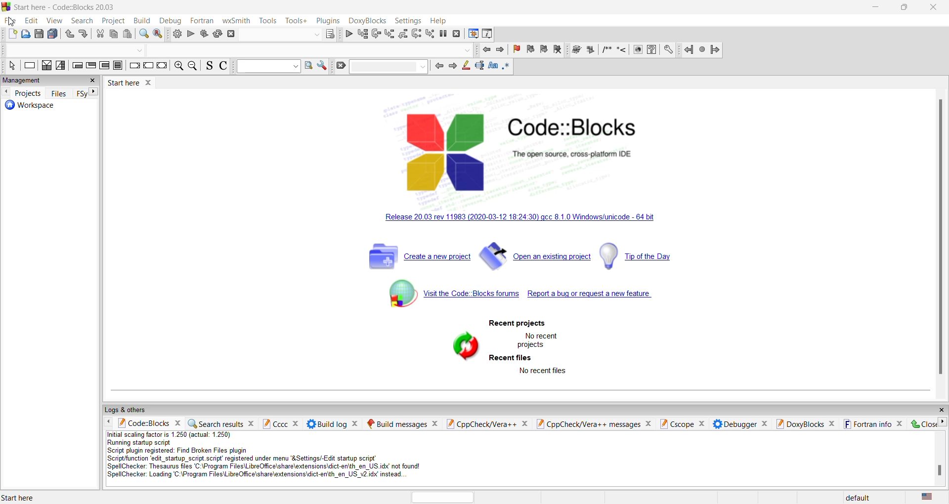  What do you see at coordinates (571, 155) in the screenshot?
I see `The open source, cross-platform IDE` at bounding box center [571, 155].